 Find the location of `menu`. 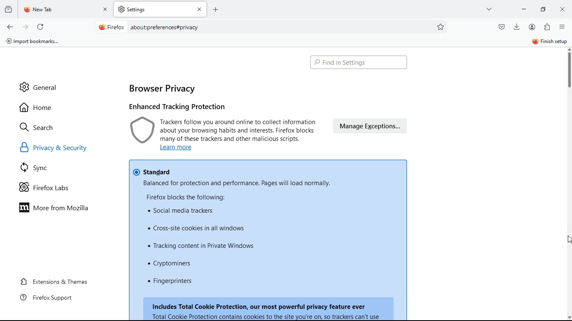

menu is located at coordinates (562, 27).